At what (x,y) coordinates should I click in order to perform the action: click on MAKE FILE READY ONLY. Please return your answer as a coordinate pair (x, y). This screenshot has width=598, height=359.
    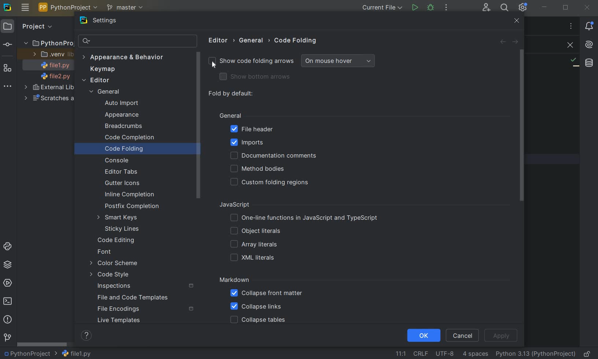
    Looking at the image, I should click on (588, 354).